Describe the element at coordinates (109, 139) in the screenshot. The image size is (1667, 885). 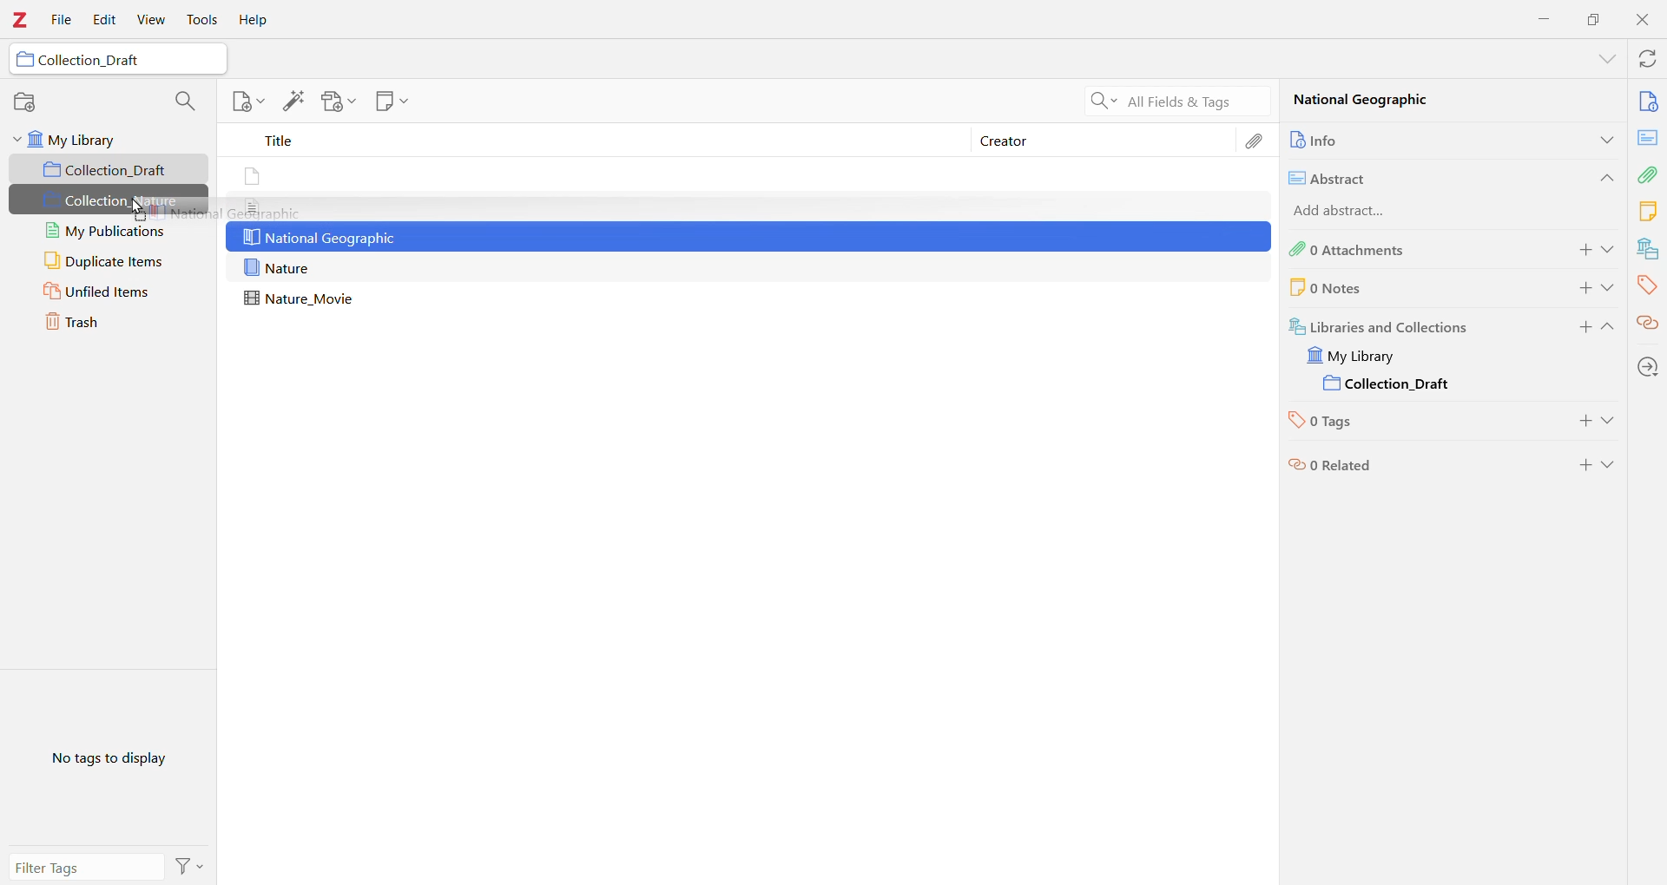
I see `My Library` at that location.